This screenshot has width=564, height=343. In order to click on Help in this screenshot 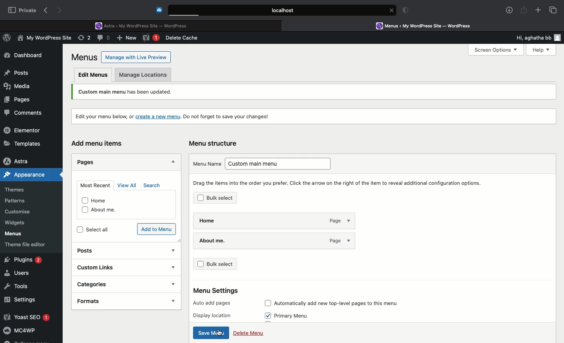, I will do `click(538, 50)`.